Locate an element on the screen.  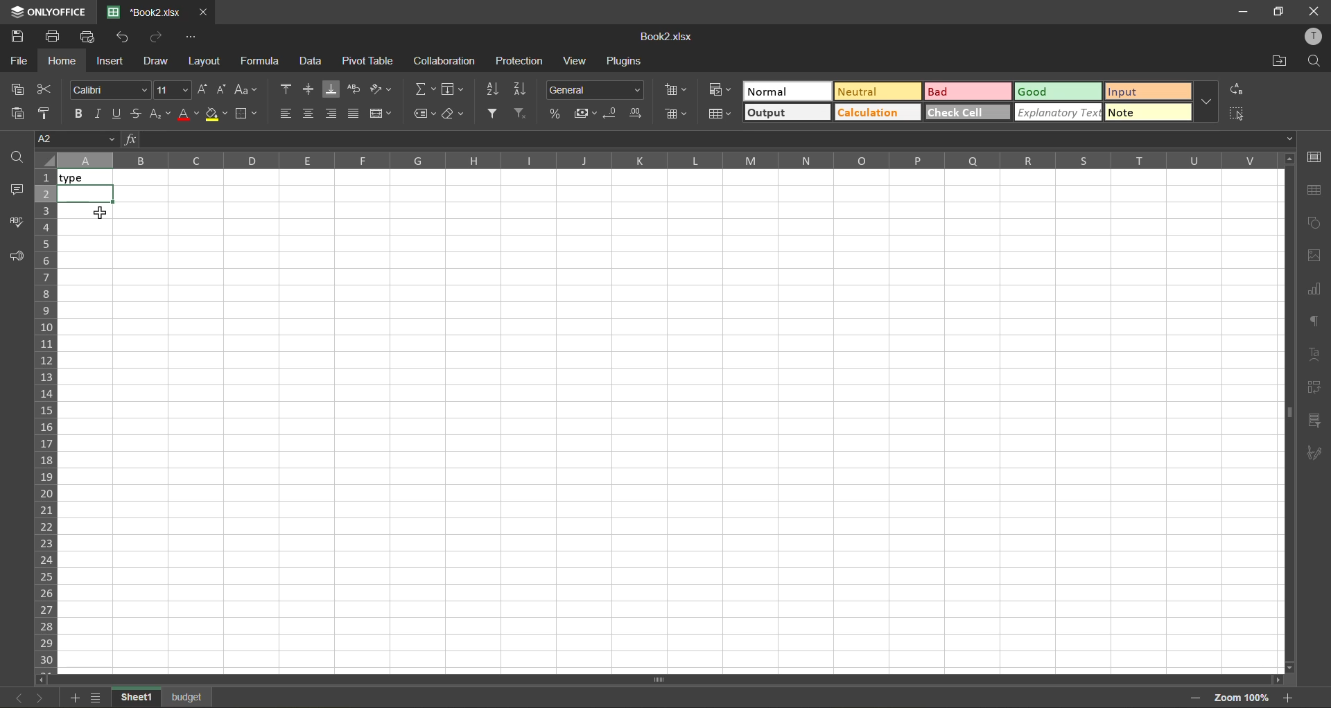
file is located at coordinates (18, 63).